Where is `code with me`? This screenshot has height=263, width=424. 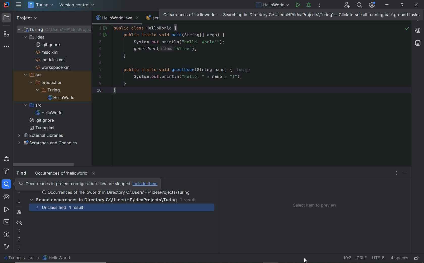
code with me is located at coordinates (347, 7).